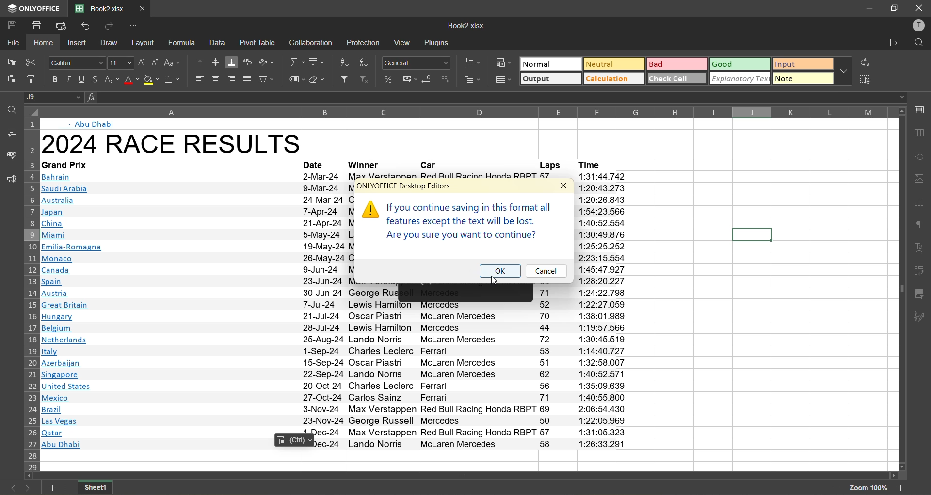 This screenshot has width=931, height=495. I want to click on text info, so click(192, 212).